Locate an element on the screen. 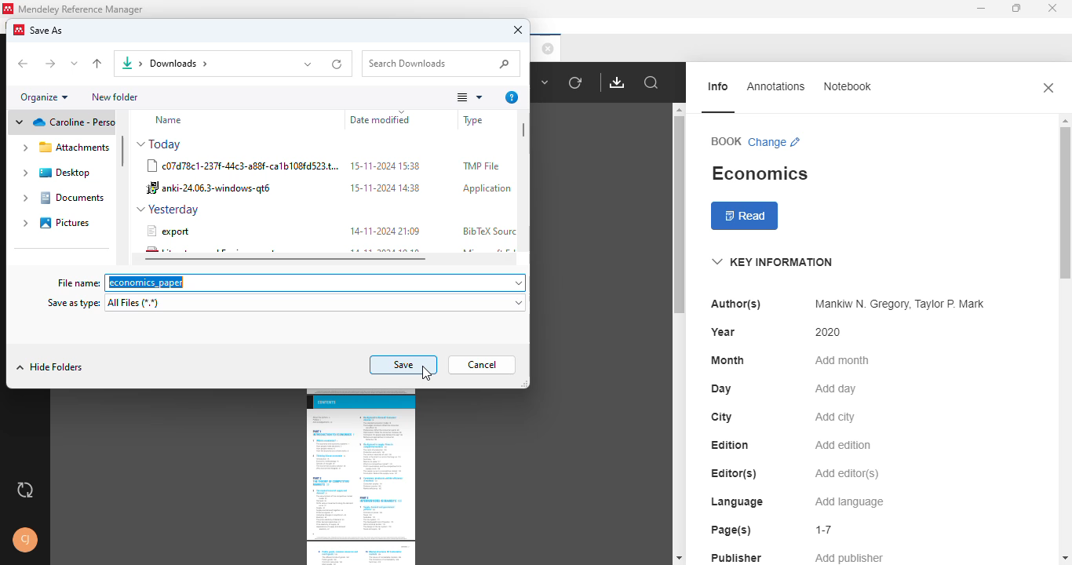 This screenshot has height=565, width=1072. recent downloads is located at coordinates (338, 64).